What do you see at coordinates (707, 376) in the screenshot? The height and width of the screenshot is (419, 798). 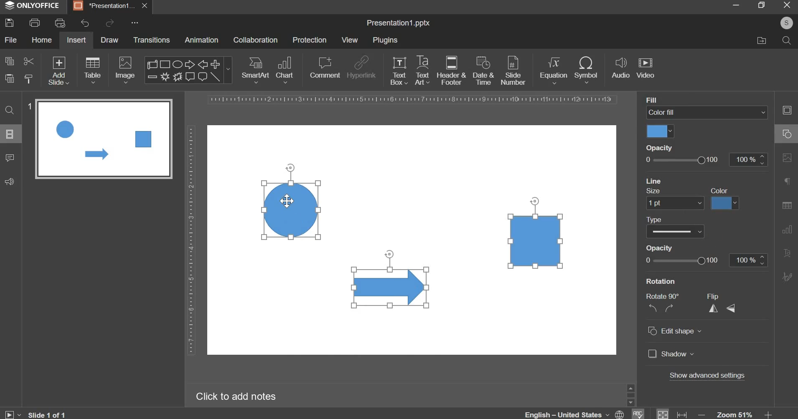 I see `show advanced settings` at bounding box center [707, 376].